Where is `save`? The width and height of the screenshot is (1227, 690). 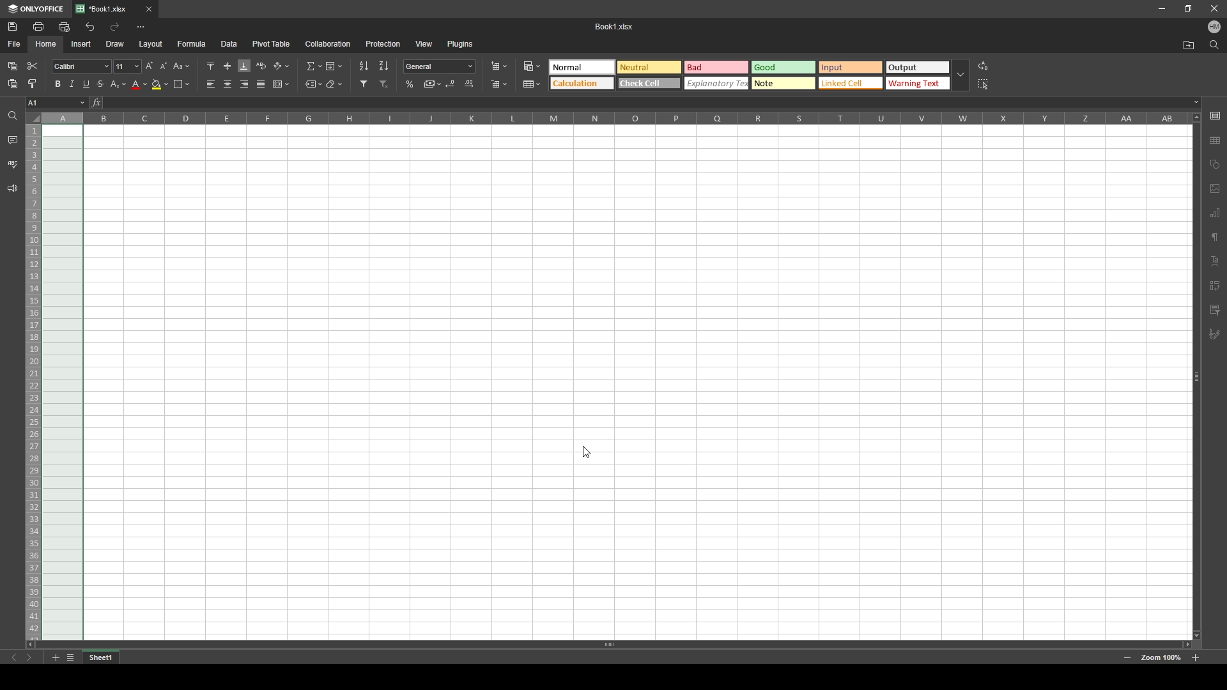
save is located at coordinates (13, 26).